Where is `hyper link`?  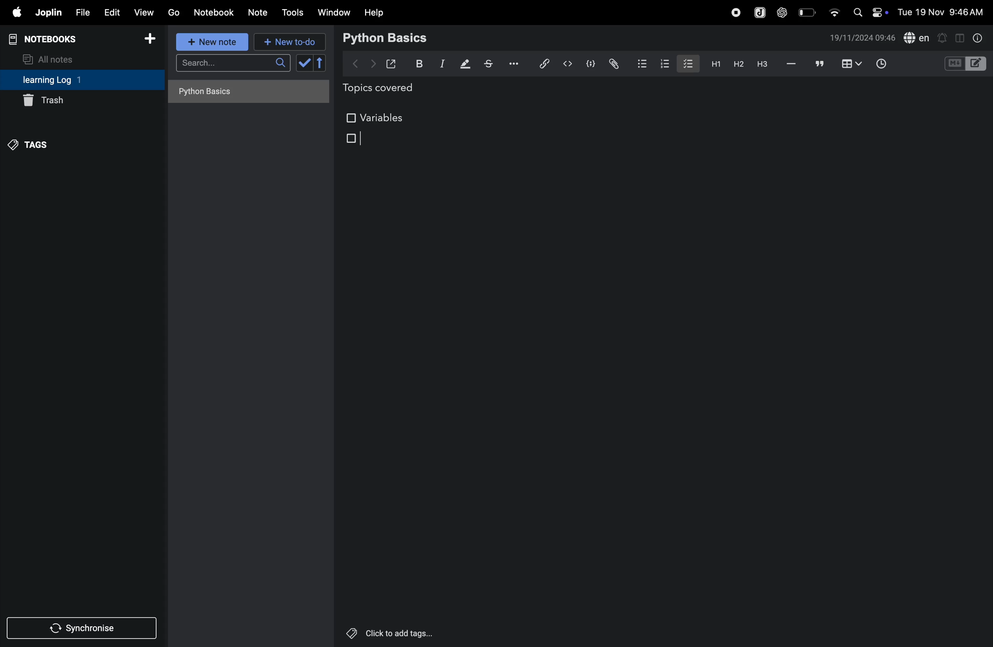 hyper link is located at coordinates (543, 63).